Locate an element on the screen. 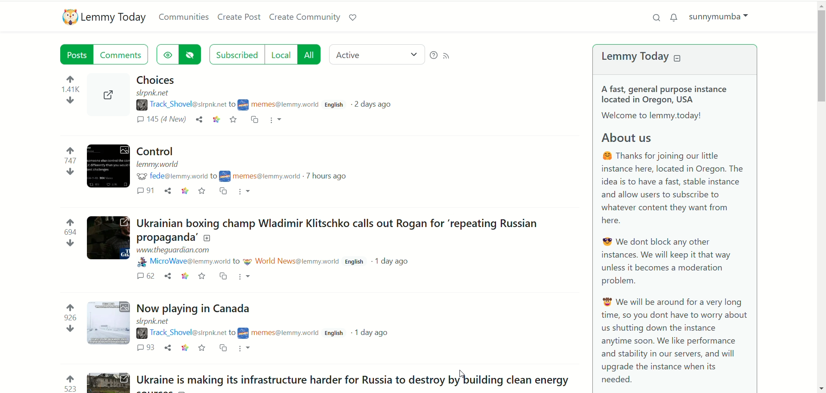 Image resolution: width=826 pixels, height=393 pixels. comments is located at coordinates (148, 191).